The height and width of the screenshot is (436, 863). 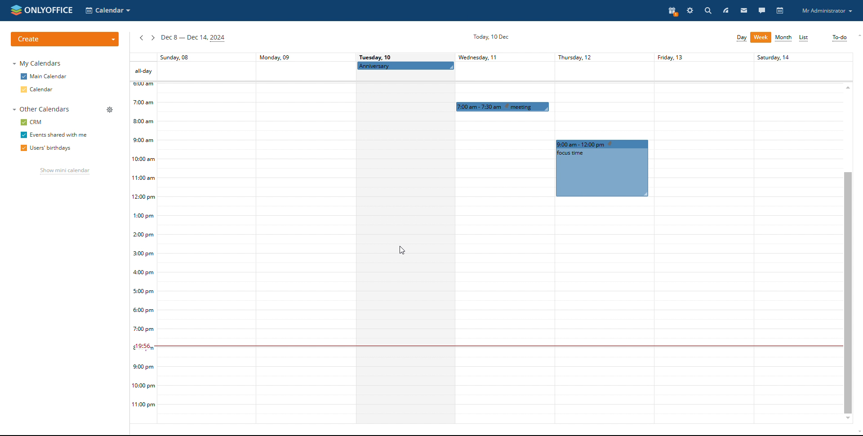 What do you see at coordinates (23, 76) in the screenshot?
I see `checkbox` at bounding box center [23, 76].